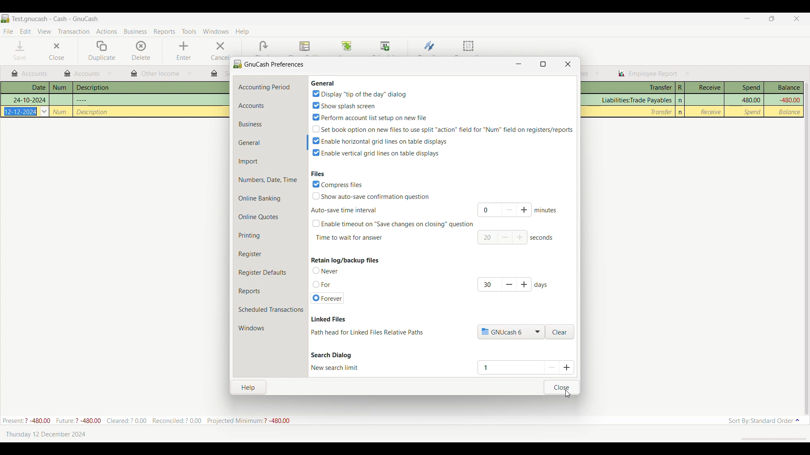  I want to click on Transfer column, so click(635, 100).